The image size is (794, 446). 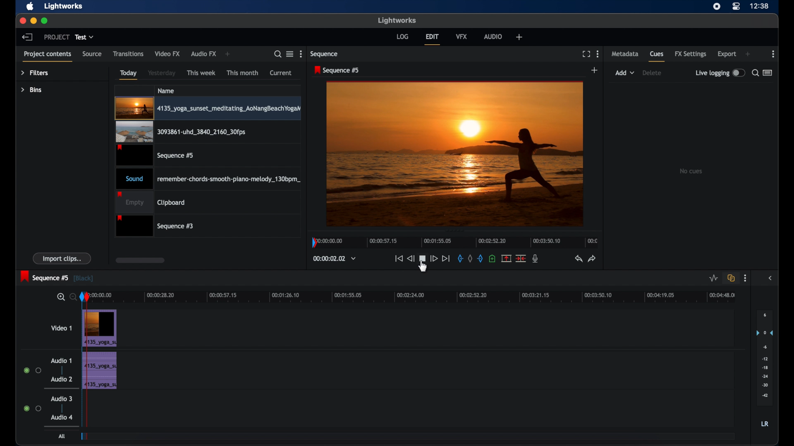 I want to click on mic, so click(x=536, y=259).